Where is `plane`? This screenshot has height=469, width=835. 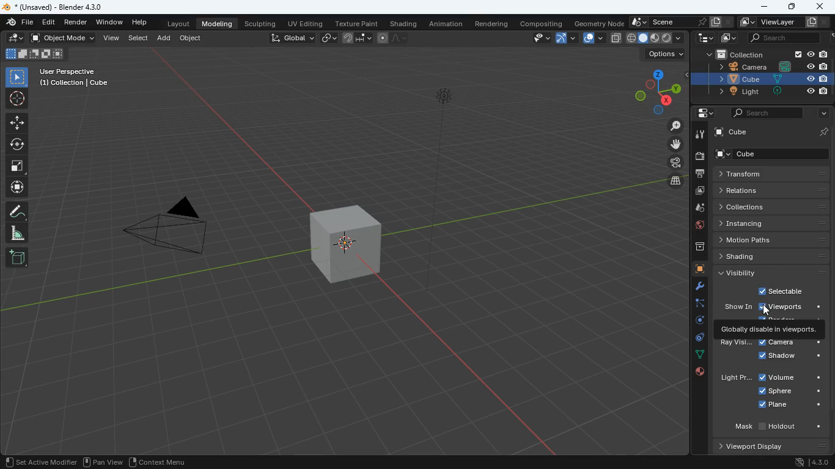 plane is located at coordinates (792, 406).